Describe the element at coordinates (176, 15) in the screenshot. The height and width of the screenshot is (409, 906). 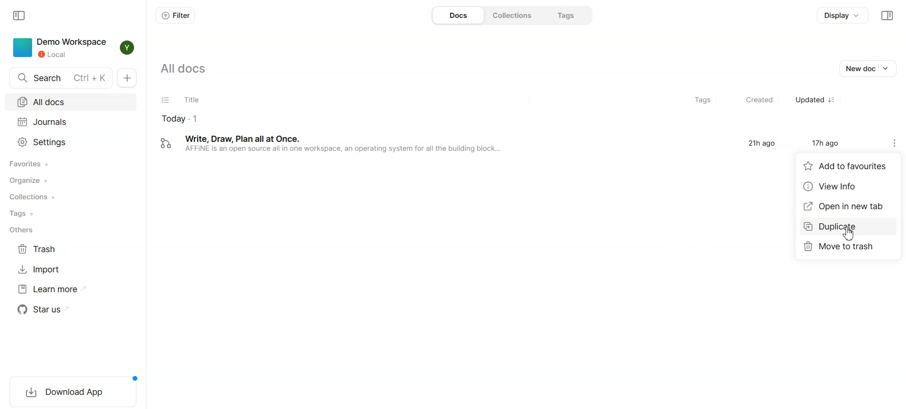
I see `Filter` at that location.